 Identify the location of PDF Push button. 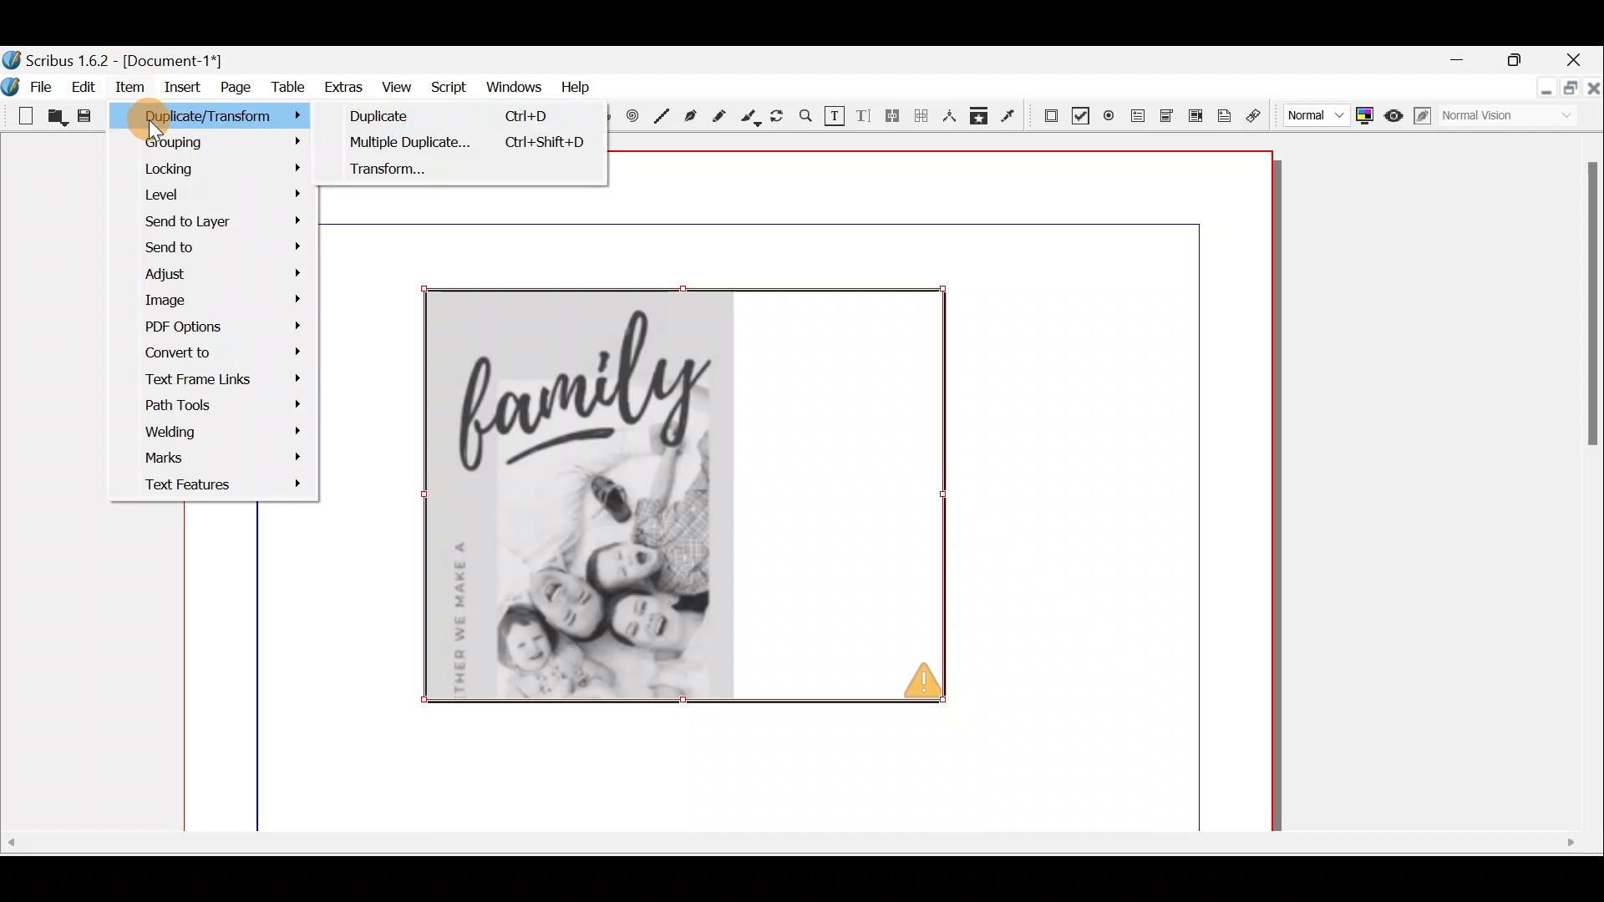
(1048, 114).